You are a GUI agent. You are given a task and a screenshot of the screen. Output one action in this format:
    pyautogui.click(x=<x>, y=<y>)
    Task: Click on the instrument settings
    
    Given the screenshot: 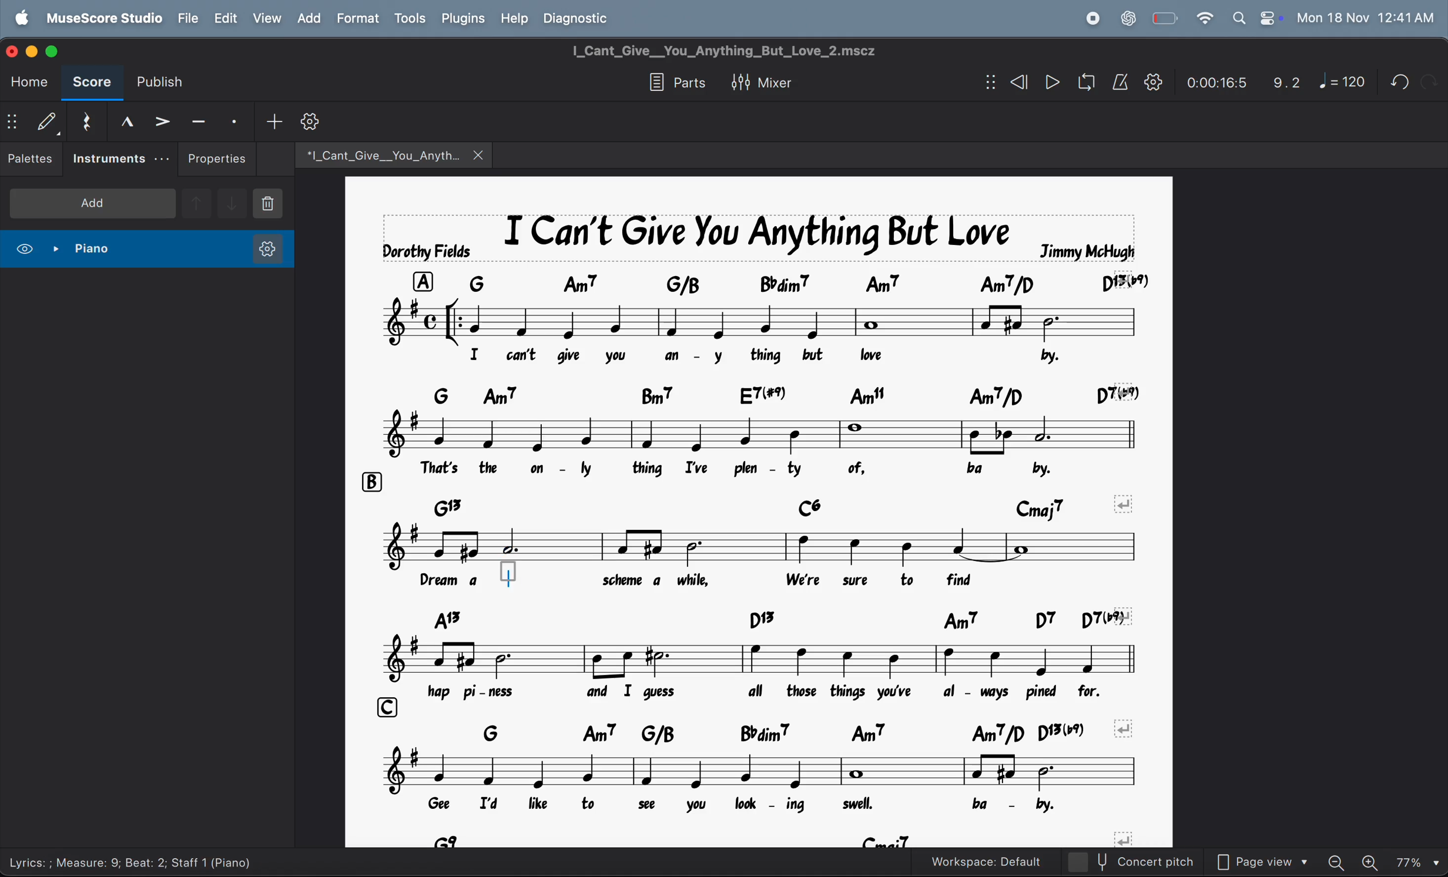 What is the action you would take?
    pyautogui.click(x=259, y=248)
    